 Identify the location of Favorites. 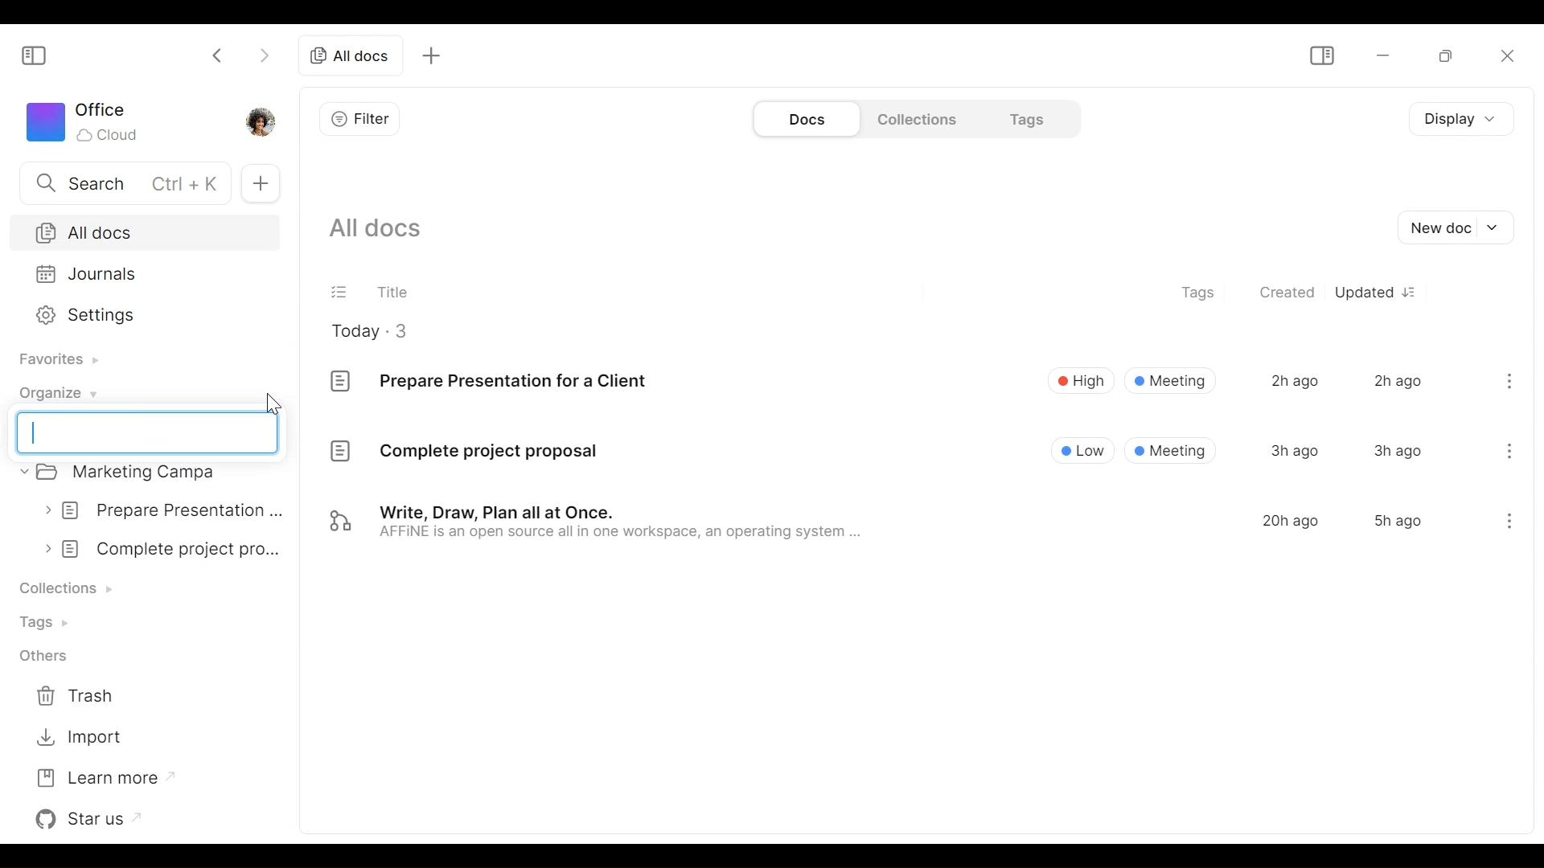
(55, 359).